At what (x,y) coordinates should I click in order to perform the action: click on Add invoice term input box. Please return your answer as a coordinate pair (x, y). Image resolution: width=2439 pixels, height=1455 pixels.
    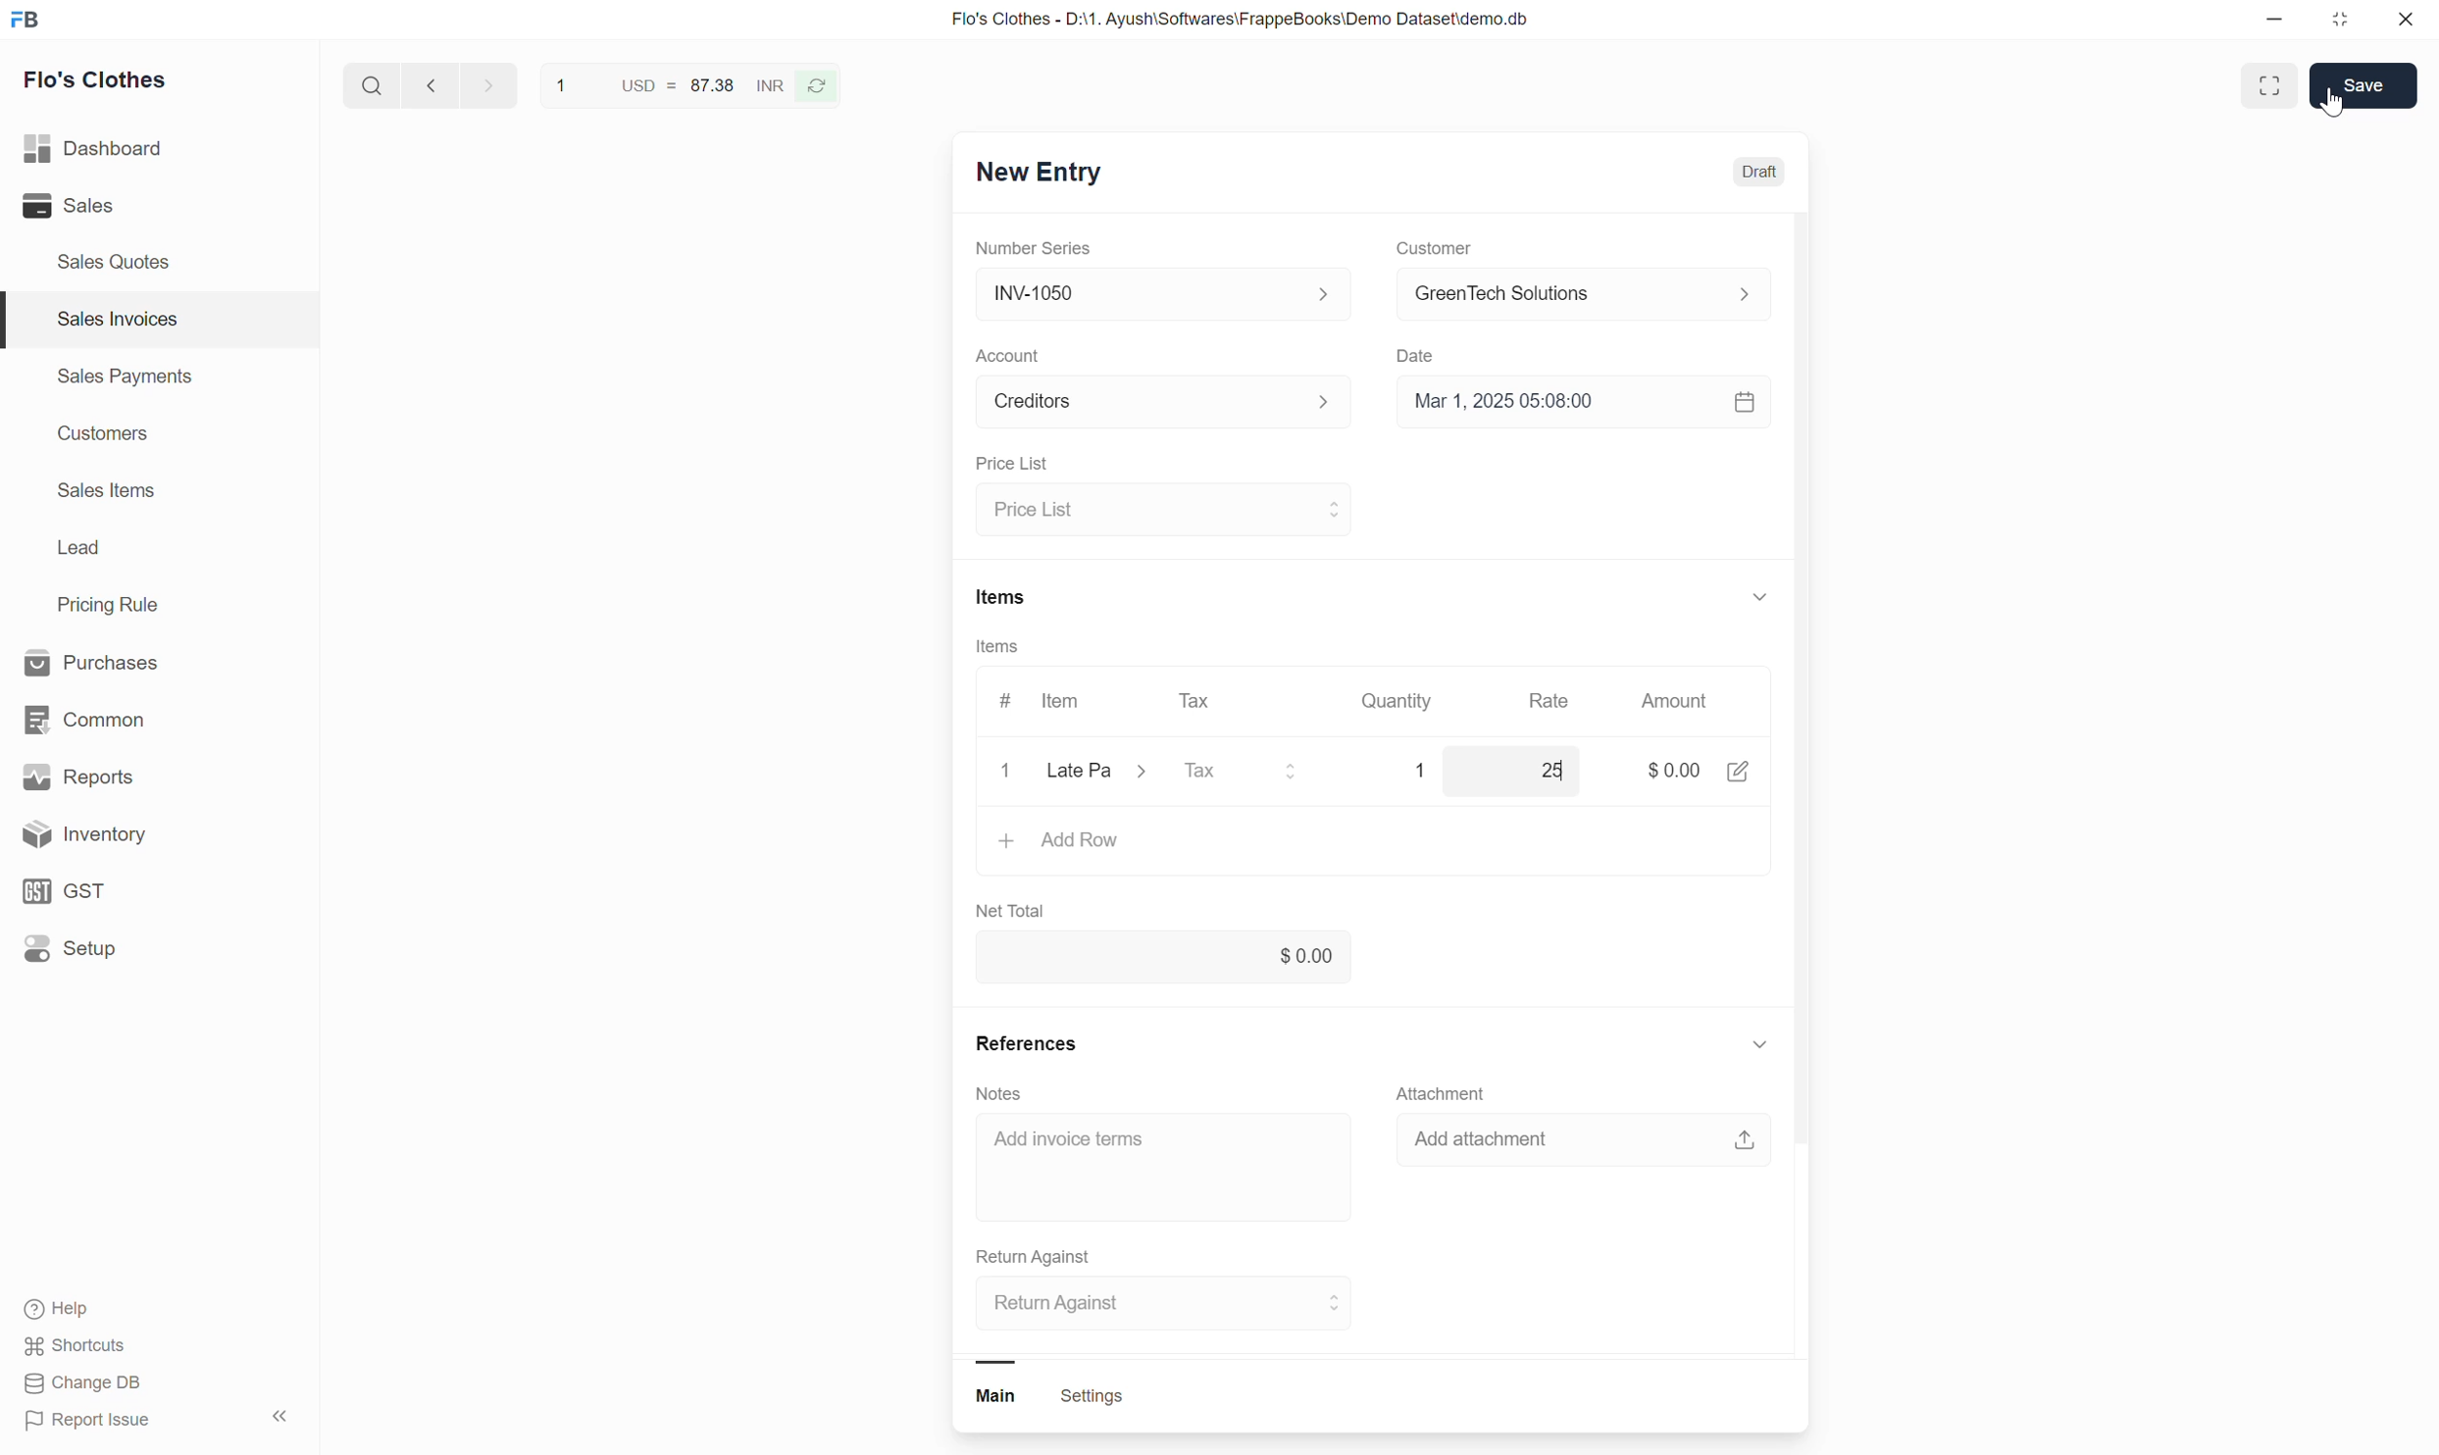
    Looking at the image, I should click on (1132, 1148).